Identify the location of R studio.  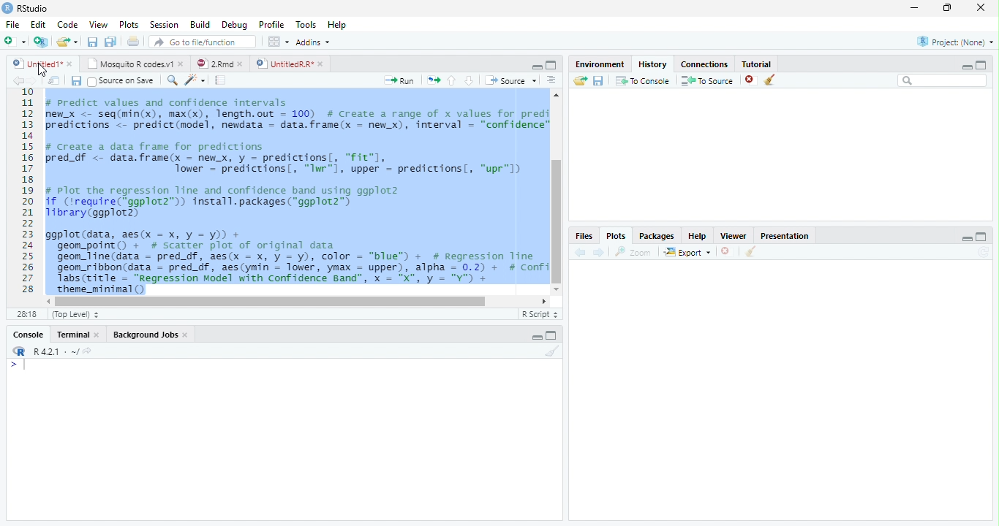
(28, 8).